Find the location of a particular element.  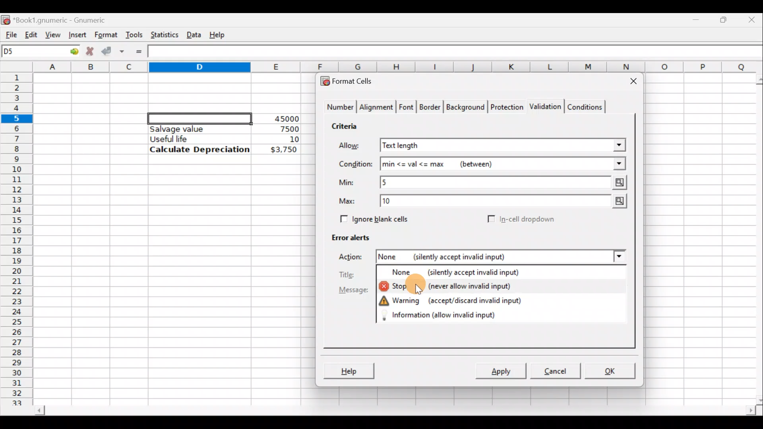

Max value = 10 is located at coordinates (505, 203).